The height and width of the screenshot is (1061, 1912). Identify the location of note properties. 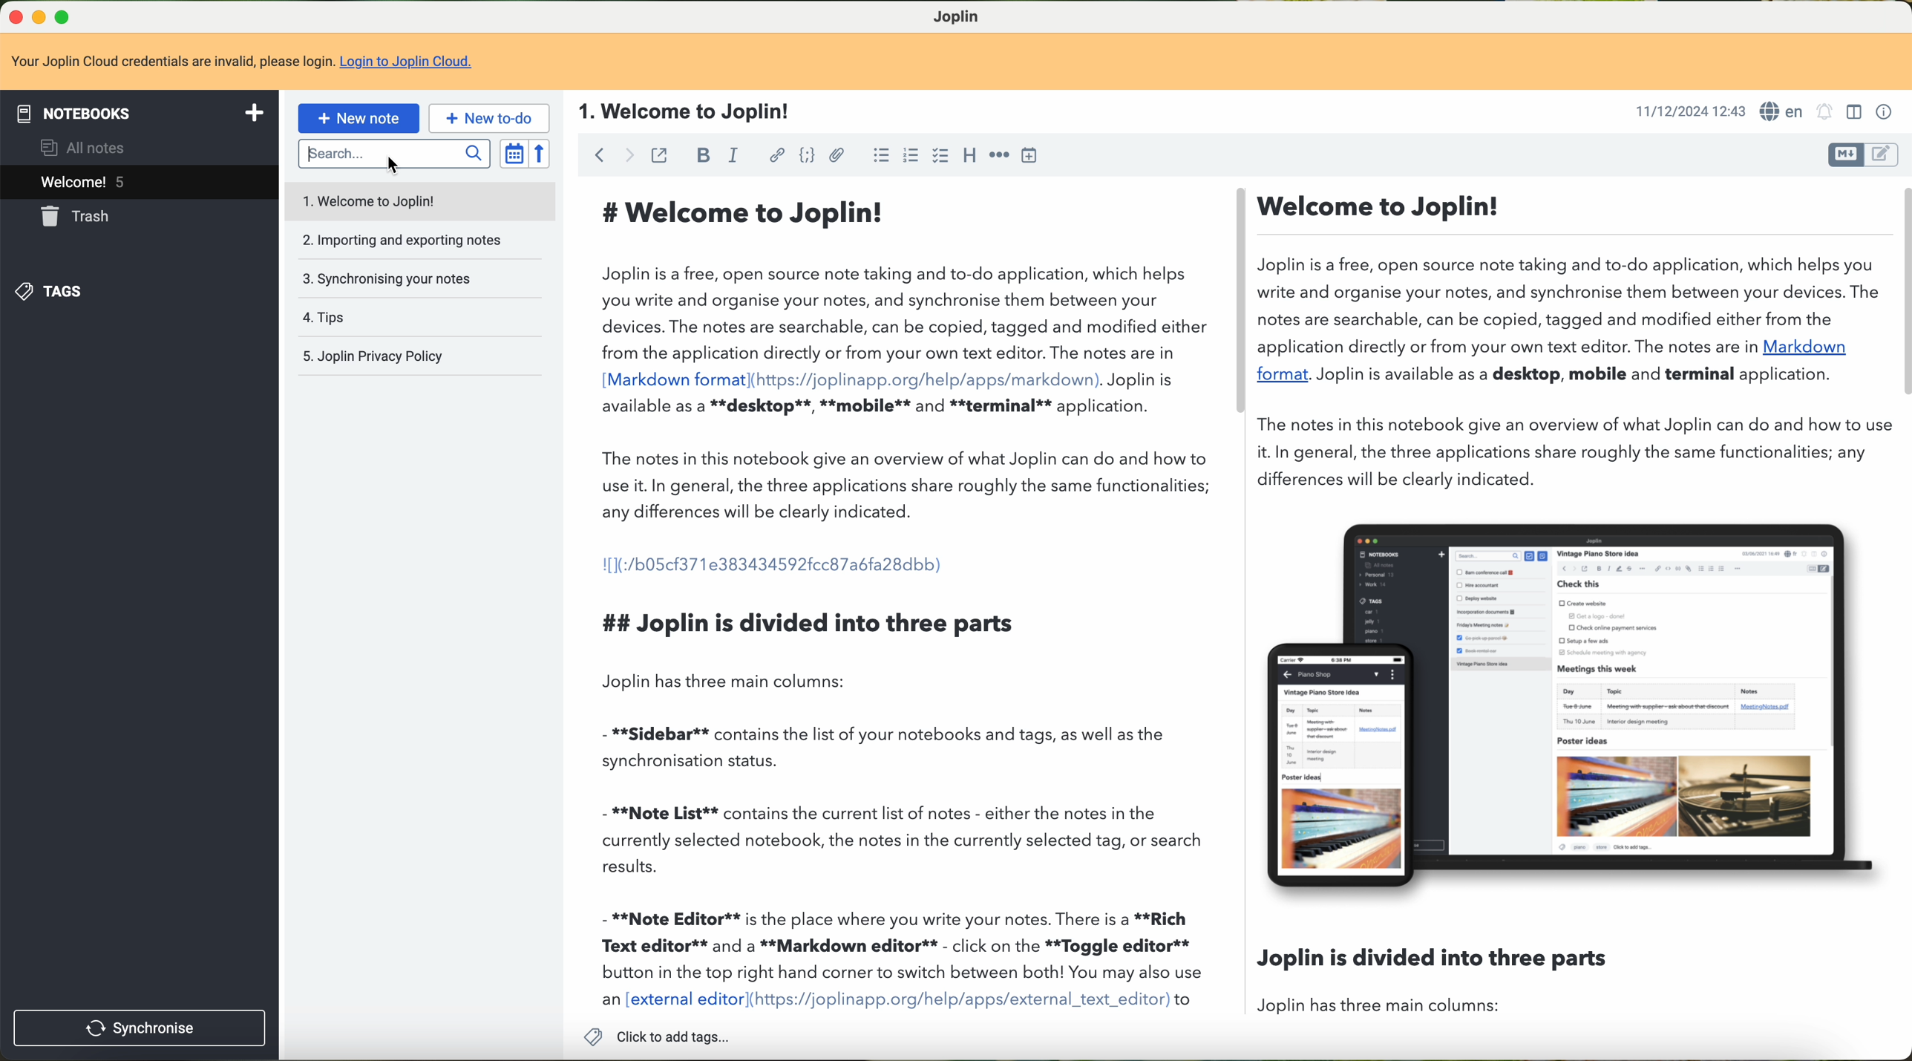
(1885, 111).